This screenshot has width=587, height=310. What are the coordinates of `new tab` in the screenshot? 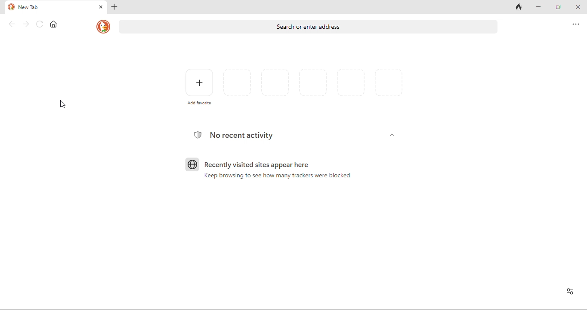 It's located at (29, 8).